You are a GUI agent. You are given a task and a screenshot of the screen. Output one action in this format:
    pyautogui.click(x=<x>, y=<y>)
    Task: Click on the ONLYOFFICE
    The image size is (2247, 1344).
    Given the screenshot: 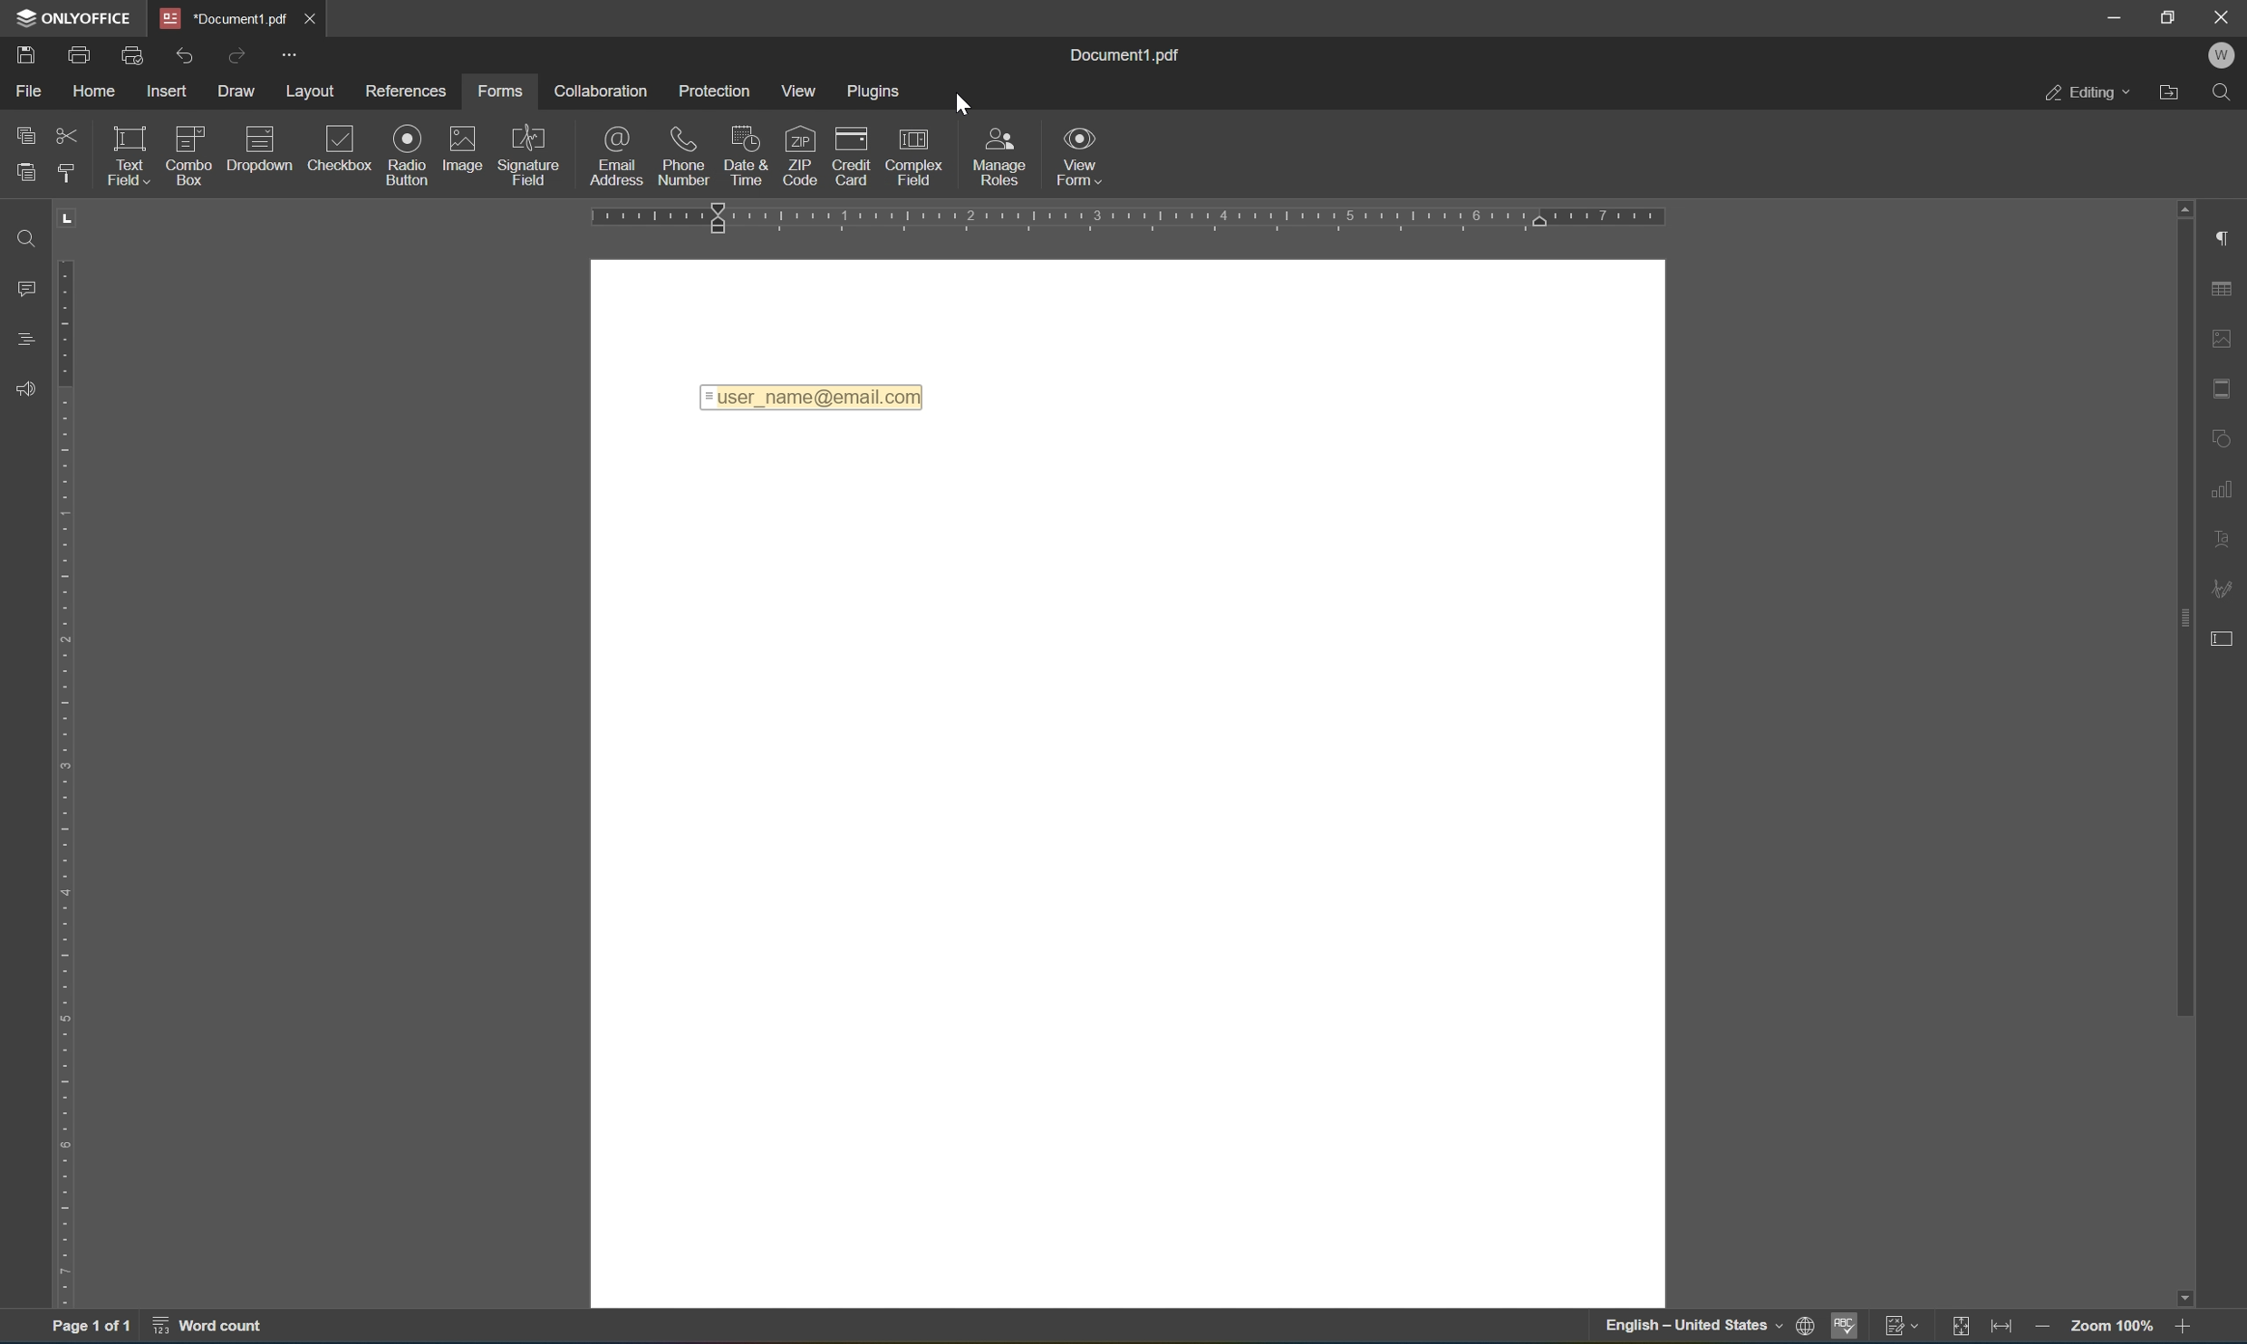 What is the action you would take?
    pyautogui.click(x=69, y=16)
    